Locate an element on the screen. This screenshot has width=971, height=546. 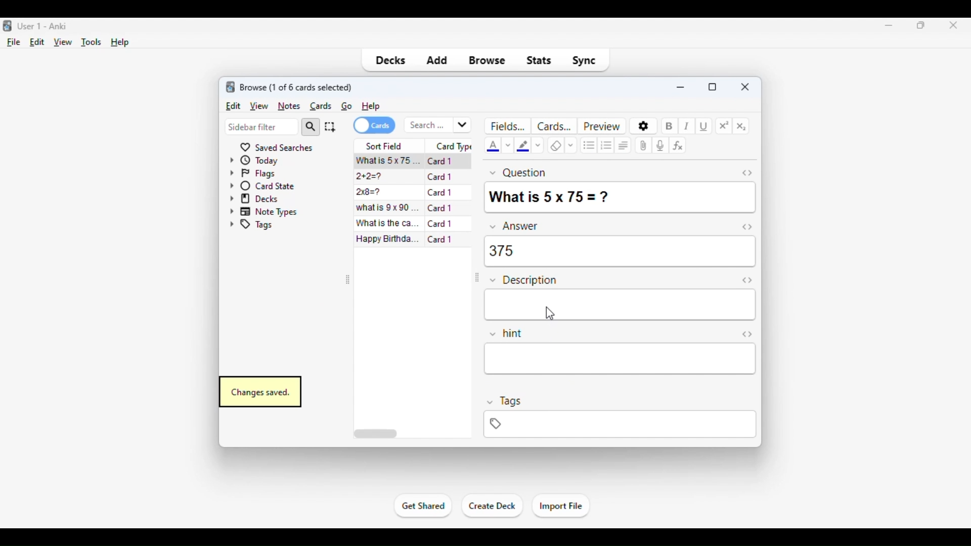
minimize is located at coordinates (889, 25).